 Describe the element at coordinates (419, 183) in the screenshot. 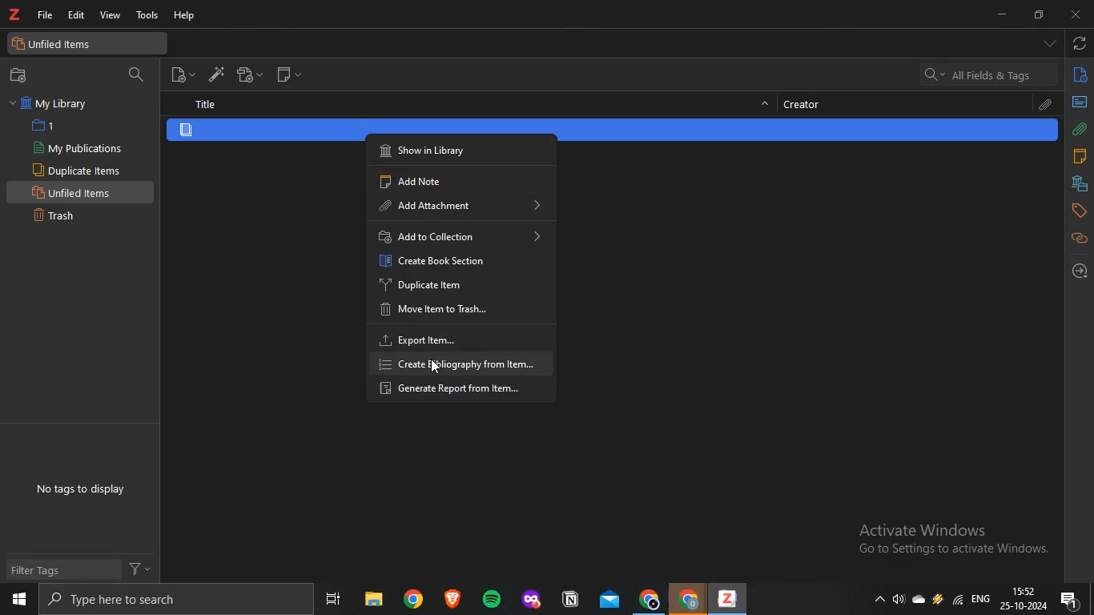

I see `‘Add Note` at that location.